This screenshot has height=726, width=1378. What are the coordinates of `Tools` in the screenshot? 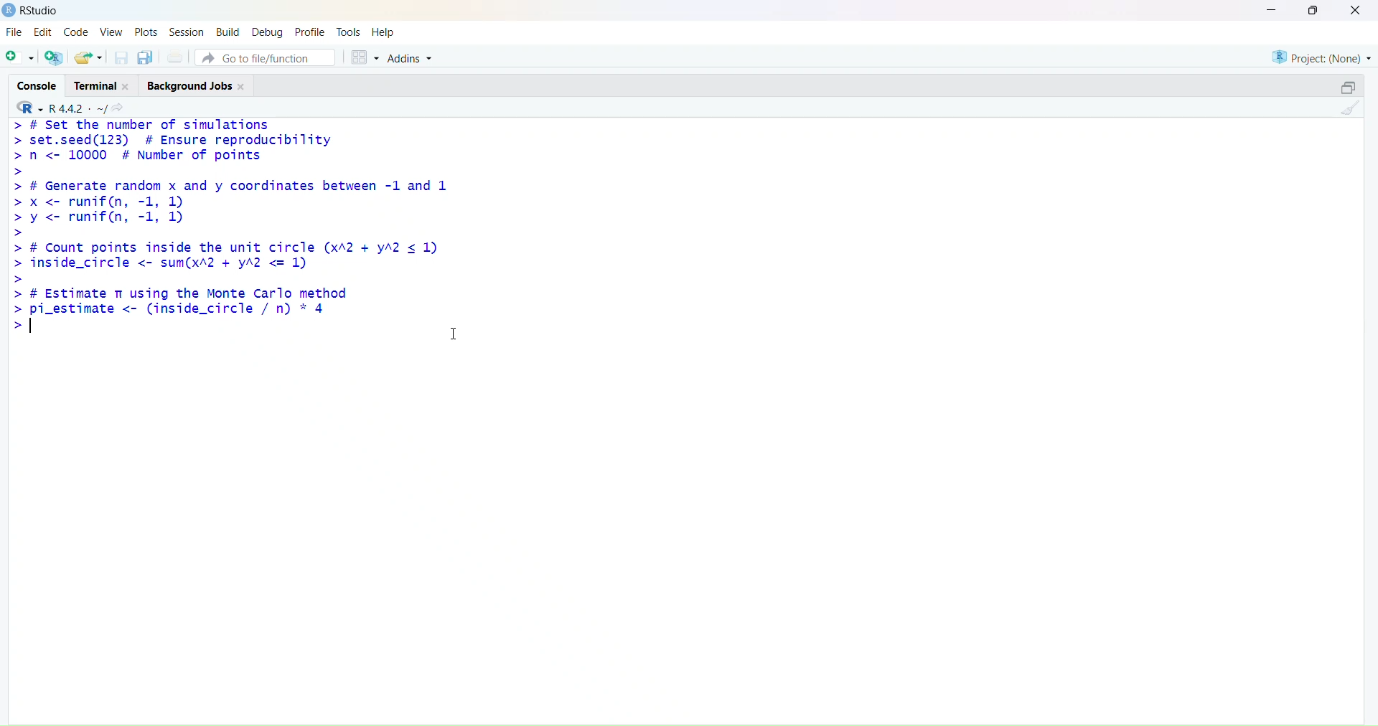 It's located at (349, 31).